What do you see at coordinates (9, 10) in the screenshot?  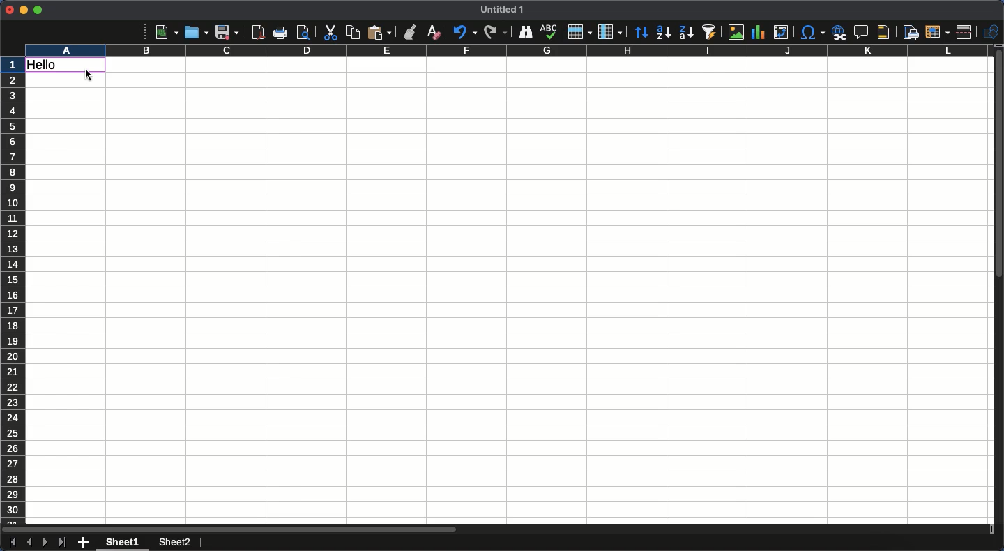 I see `Close` at bounding box center [9, 10].